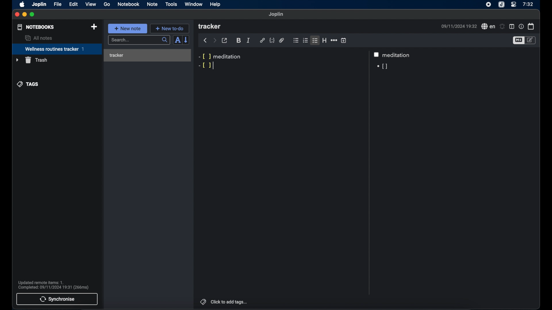 This screenshot has height=310, width=552. What do you see at coordinates (531, 40) in the screenshot?
I see `toggle editor` at bounding box center [531, 40].